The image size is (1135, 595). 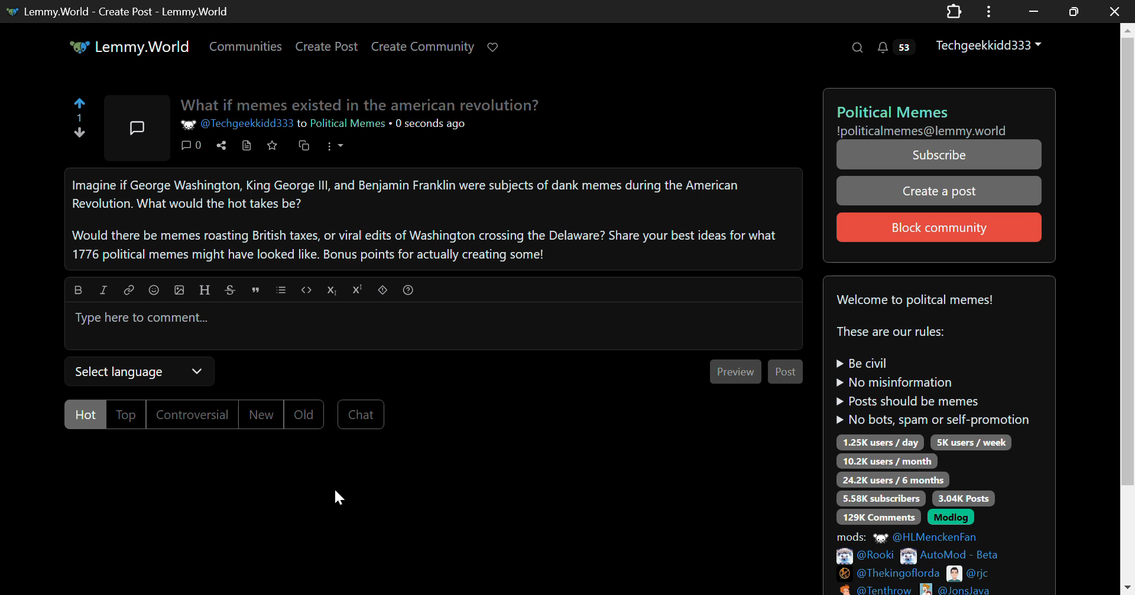 I want to click on Communities Page, so click(x=245, y=46).